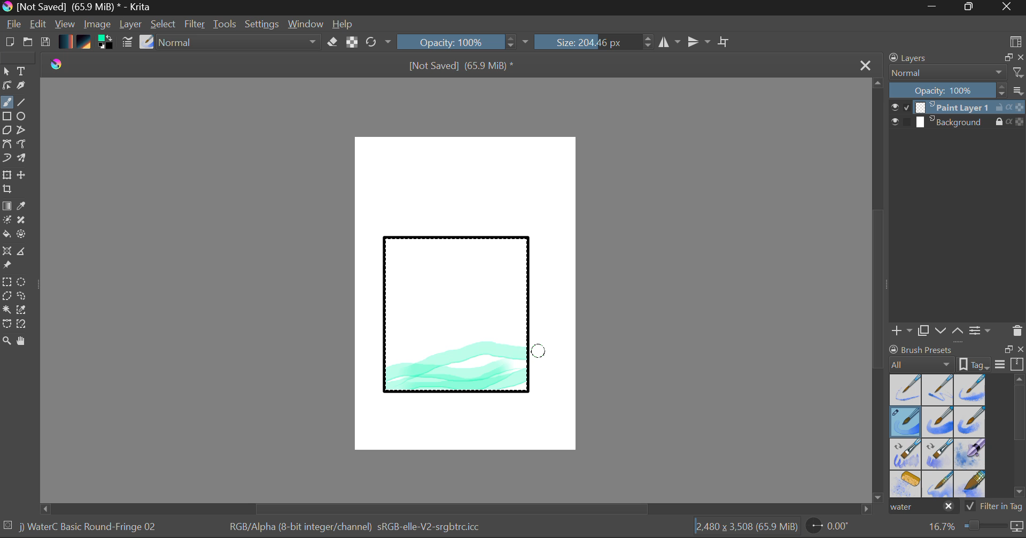 The height and width of the screenshot is (538, 1026). Describe the element at coordinates (938, 453) in the screenshot. I see `Water C - Decay Tilt` at that location.